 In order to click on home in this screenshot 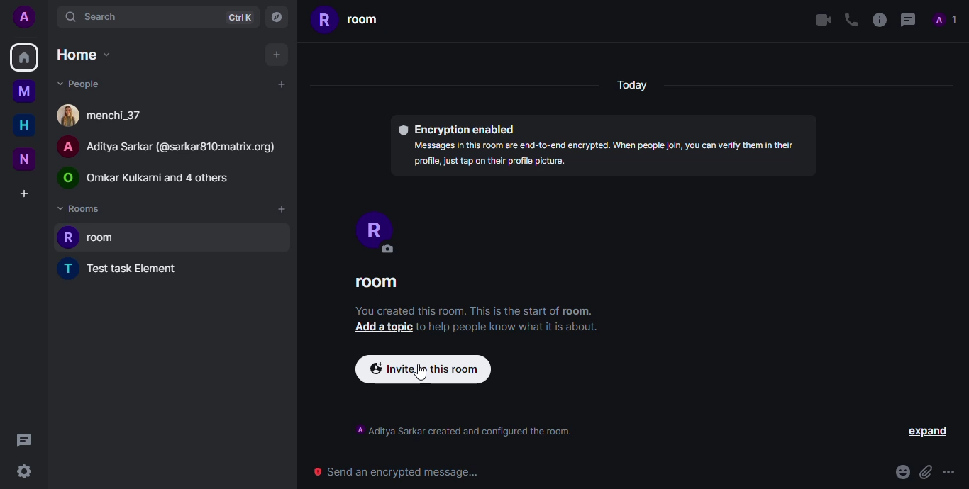, I will do `click(24, 125)`.